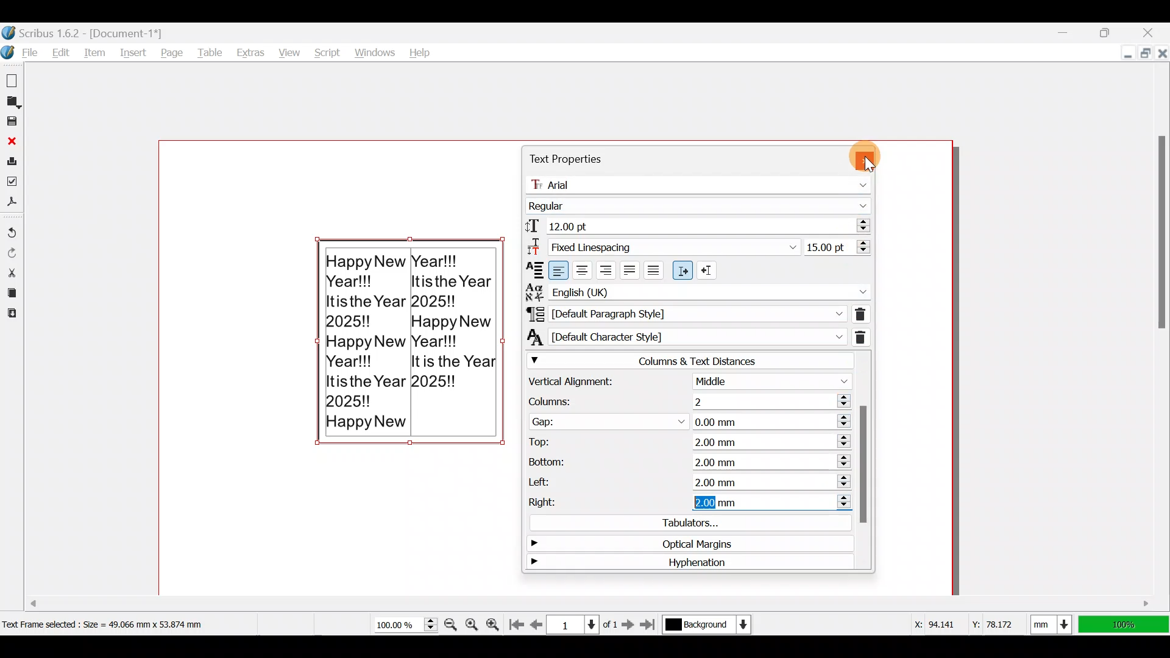 Image resolution: width=1170 pixels, height=658 pixels. Describe the element at coordinates (98, 52) in the screenshot. I see `Item` at that location.